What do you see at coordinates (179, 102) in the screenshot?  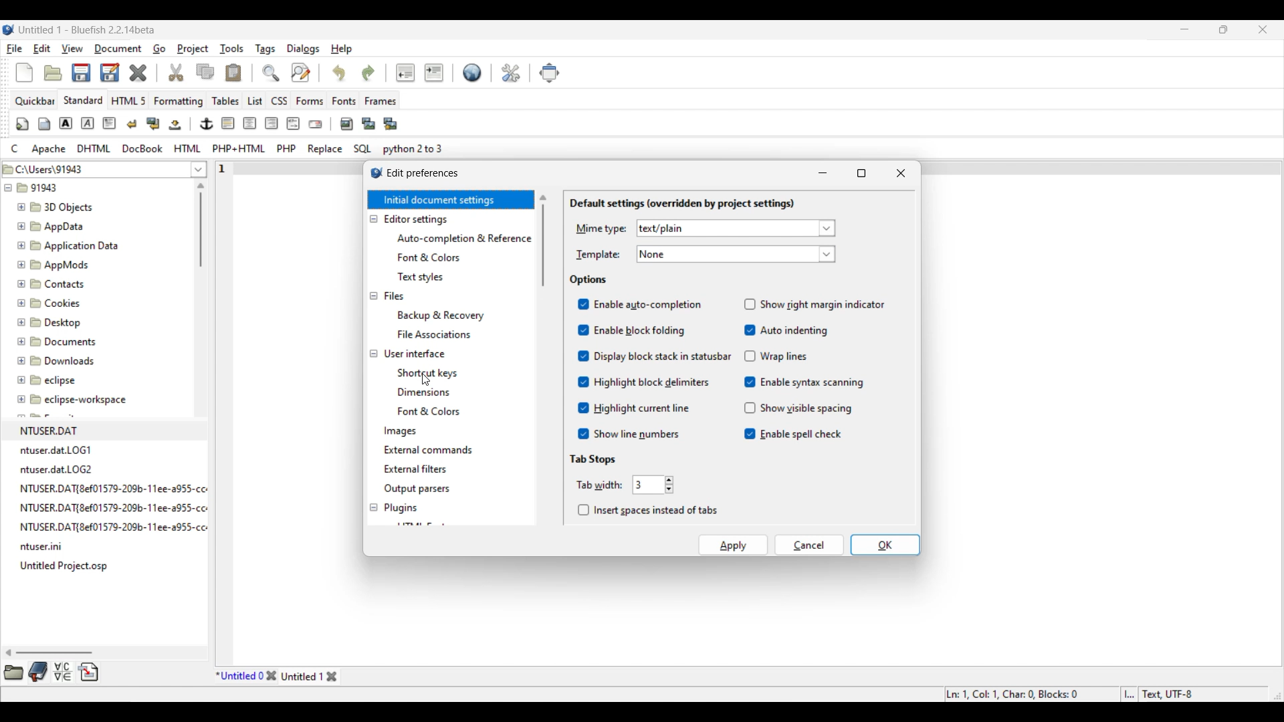 I see `Formatting` at bounding box center [179, 102].